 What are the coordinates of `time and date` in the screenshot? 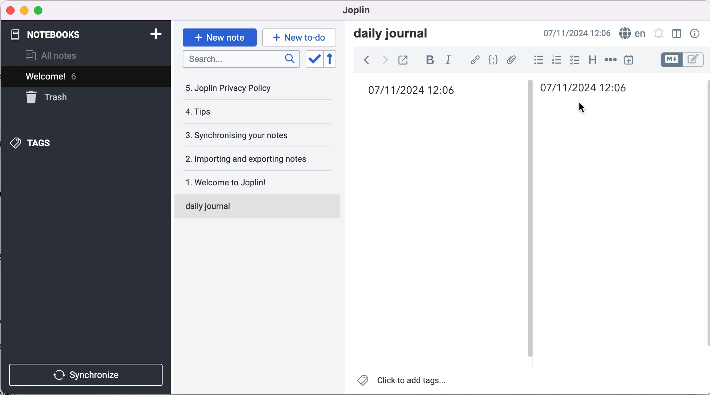 It's located at (577, 34).